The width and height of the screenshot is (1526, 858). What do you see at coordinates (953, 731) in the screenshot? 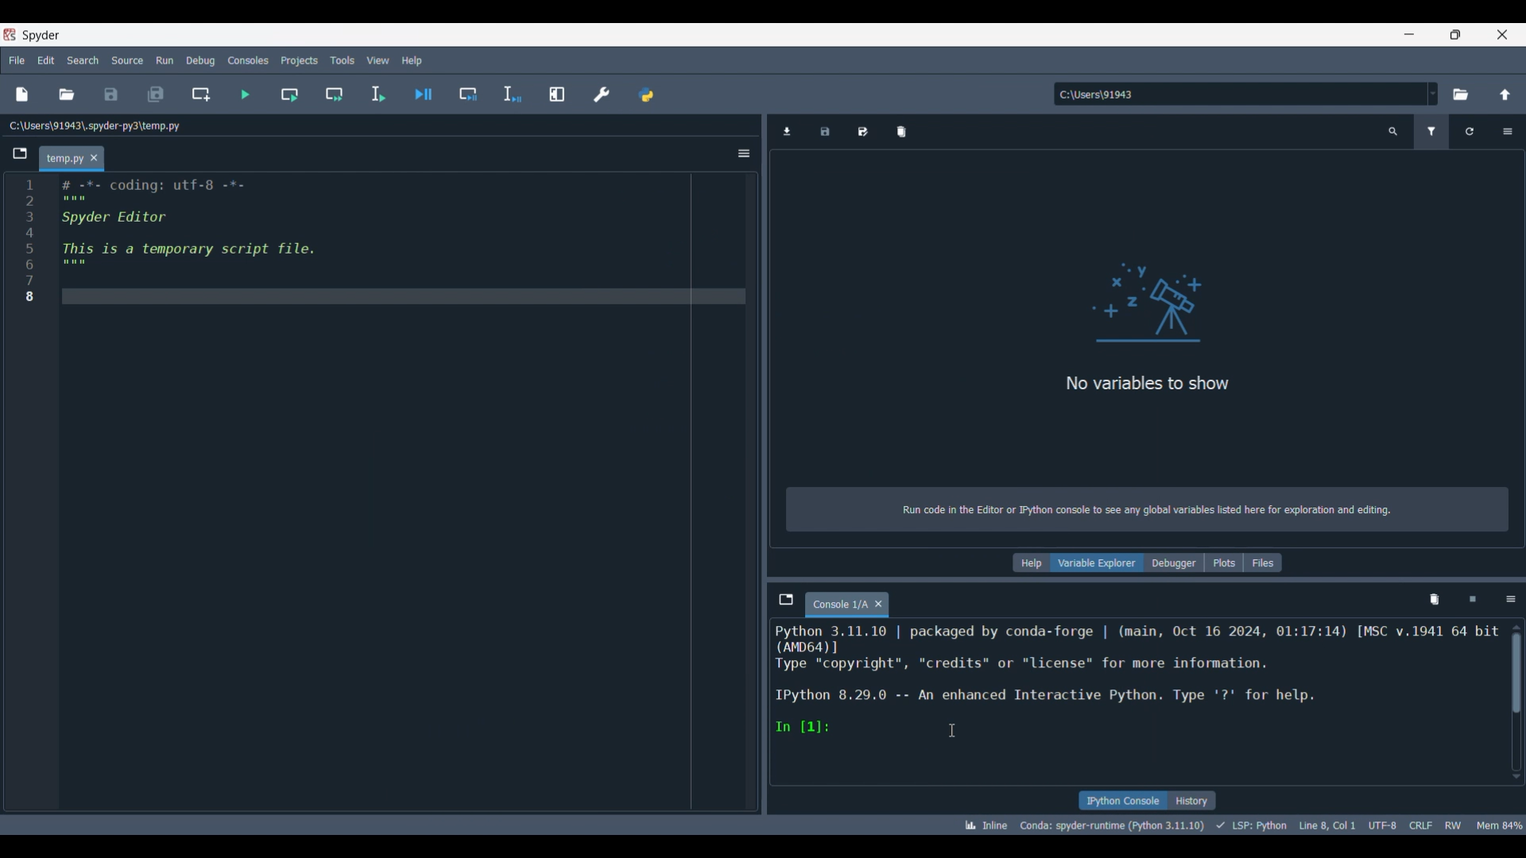
I see `Cursor ` at bounding box center [953, 731].